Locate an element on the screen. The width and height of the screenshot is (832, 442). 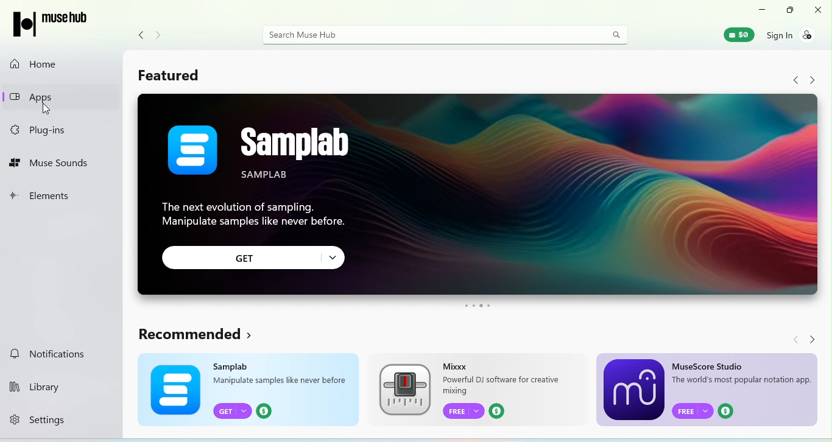
The next evolution of sampling.
Manipulate samples like never before. is located at coordinates (252, 213).